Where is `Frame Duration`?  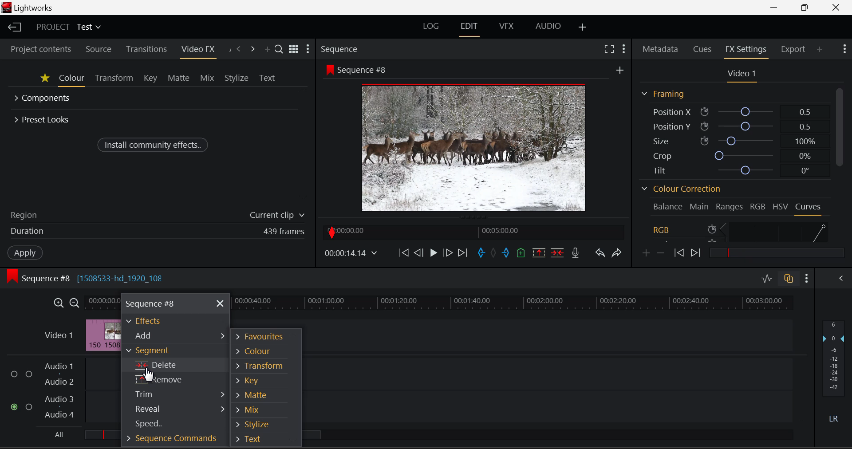
Frame Duration is located at coordinates (158, 232).